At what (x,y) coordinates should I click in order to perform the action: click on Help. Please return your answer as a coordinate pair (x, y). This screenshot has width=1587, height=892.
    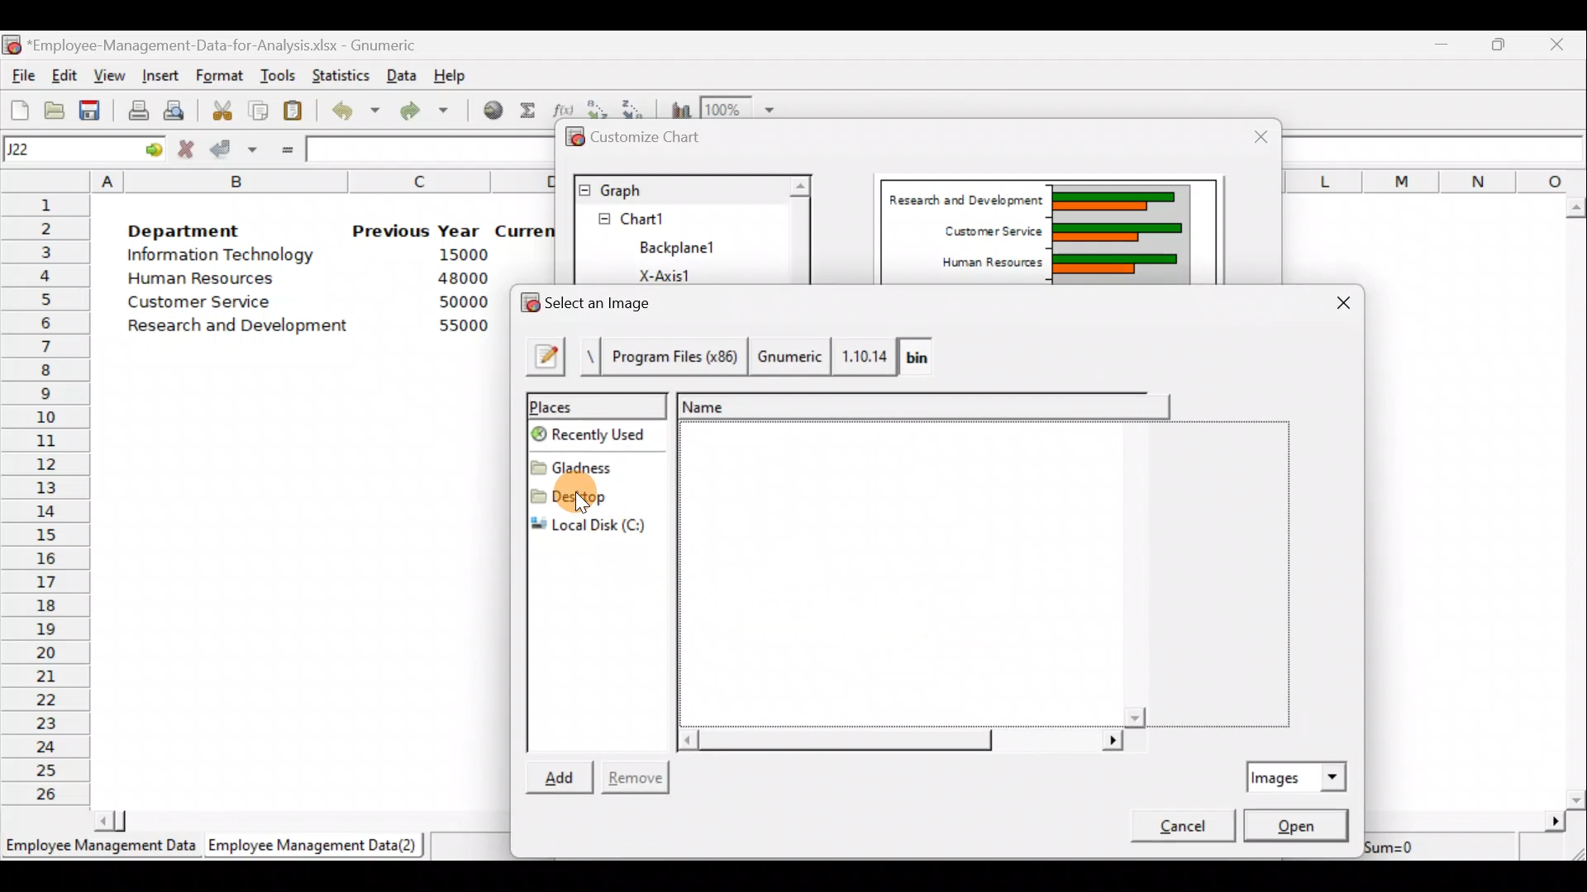
    Looking at the image, I should click on (450, 72).